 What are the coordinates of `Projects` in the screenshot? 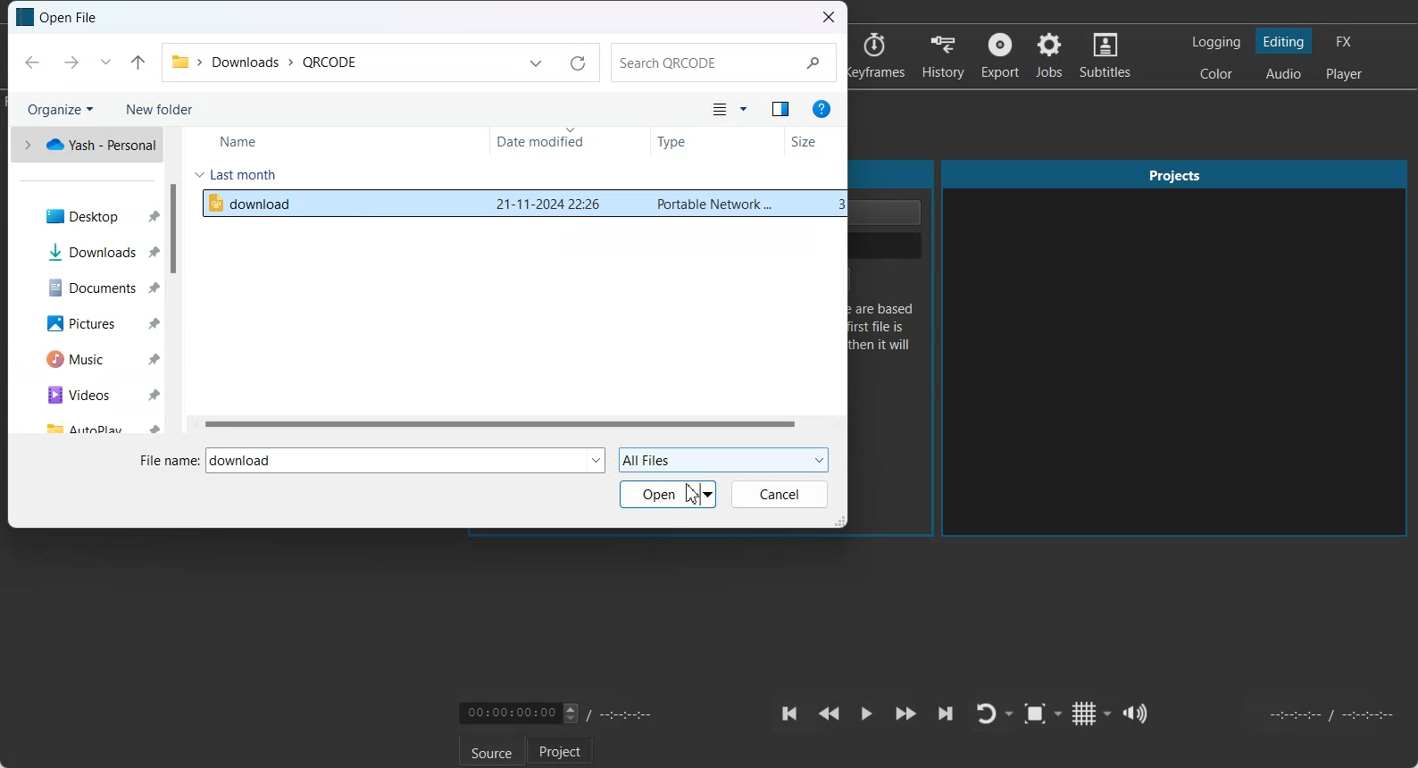 It's located at (1174, 346).